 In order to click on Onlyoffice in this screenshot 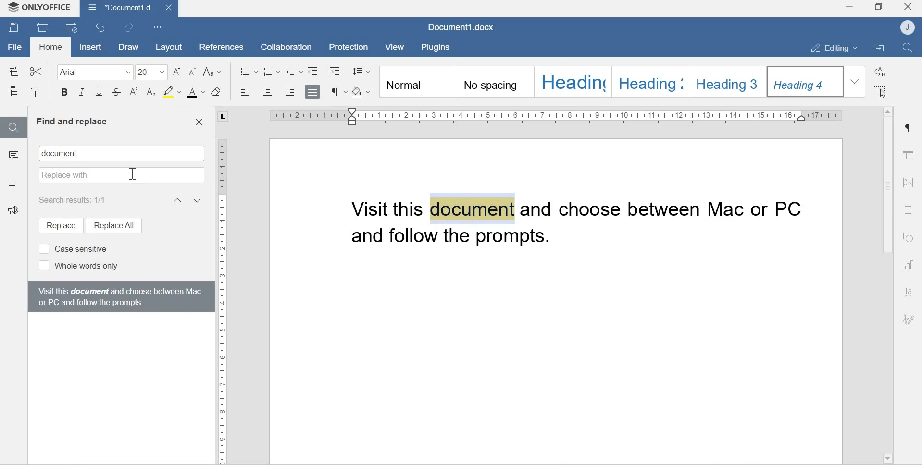, I will do `click(40, 8)`.